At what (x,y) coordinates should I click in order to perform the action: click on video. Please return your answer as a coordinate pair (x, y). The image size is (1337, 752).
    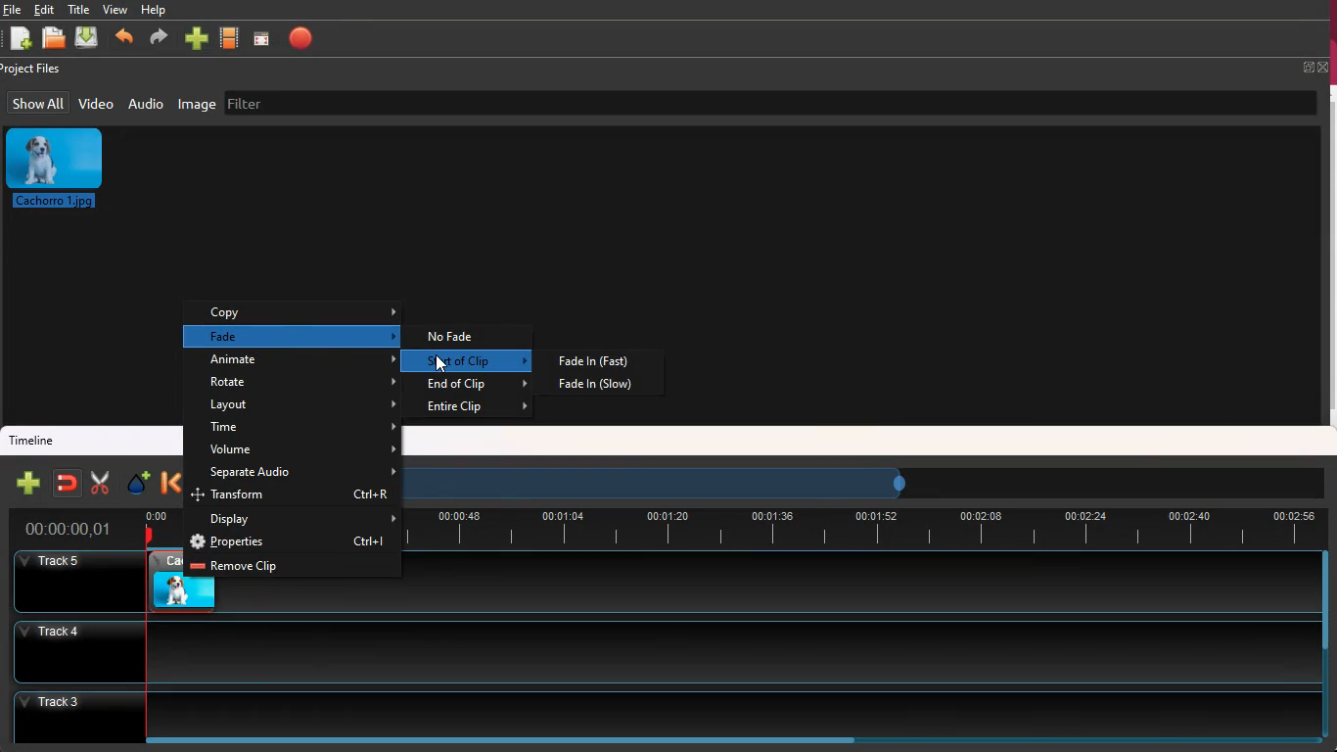
    Looking at the image, I should click on (164, 580).